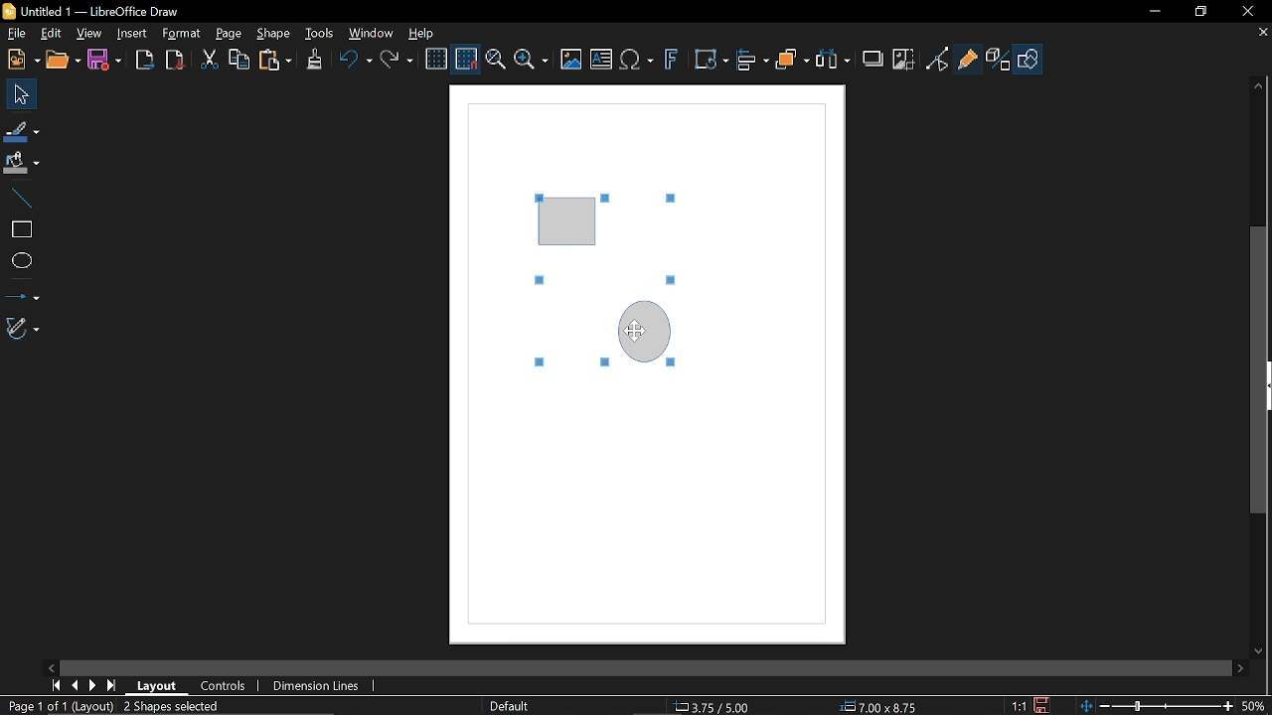  I want to click on Scaling factor, so click(1017, 706).